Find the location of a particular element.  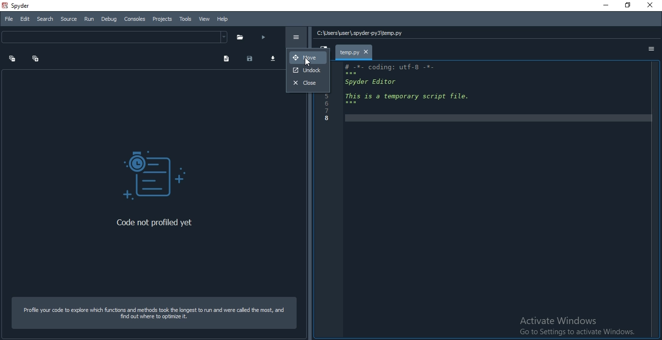

Debug is located at coordinates (109, 19).